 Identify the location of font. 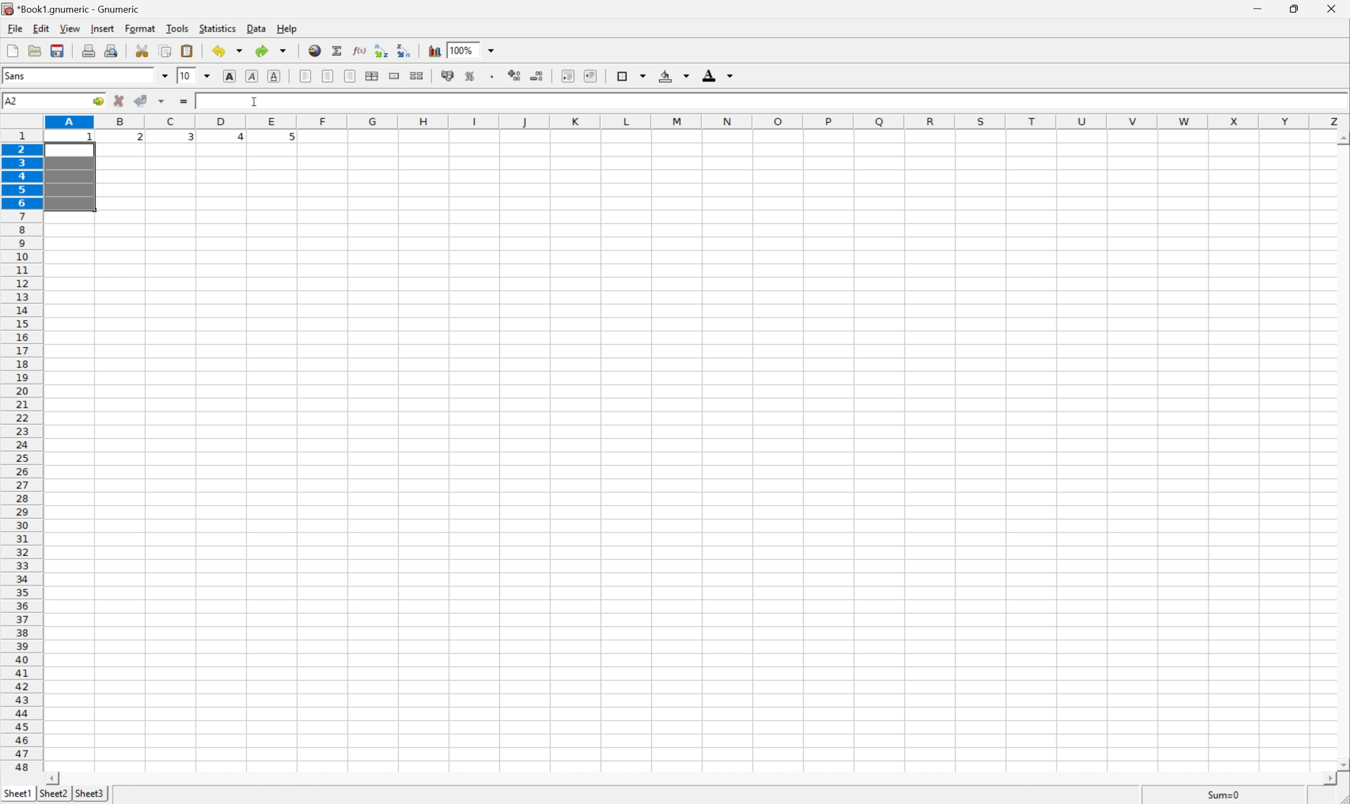
(20, 77).